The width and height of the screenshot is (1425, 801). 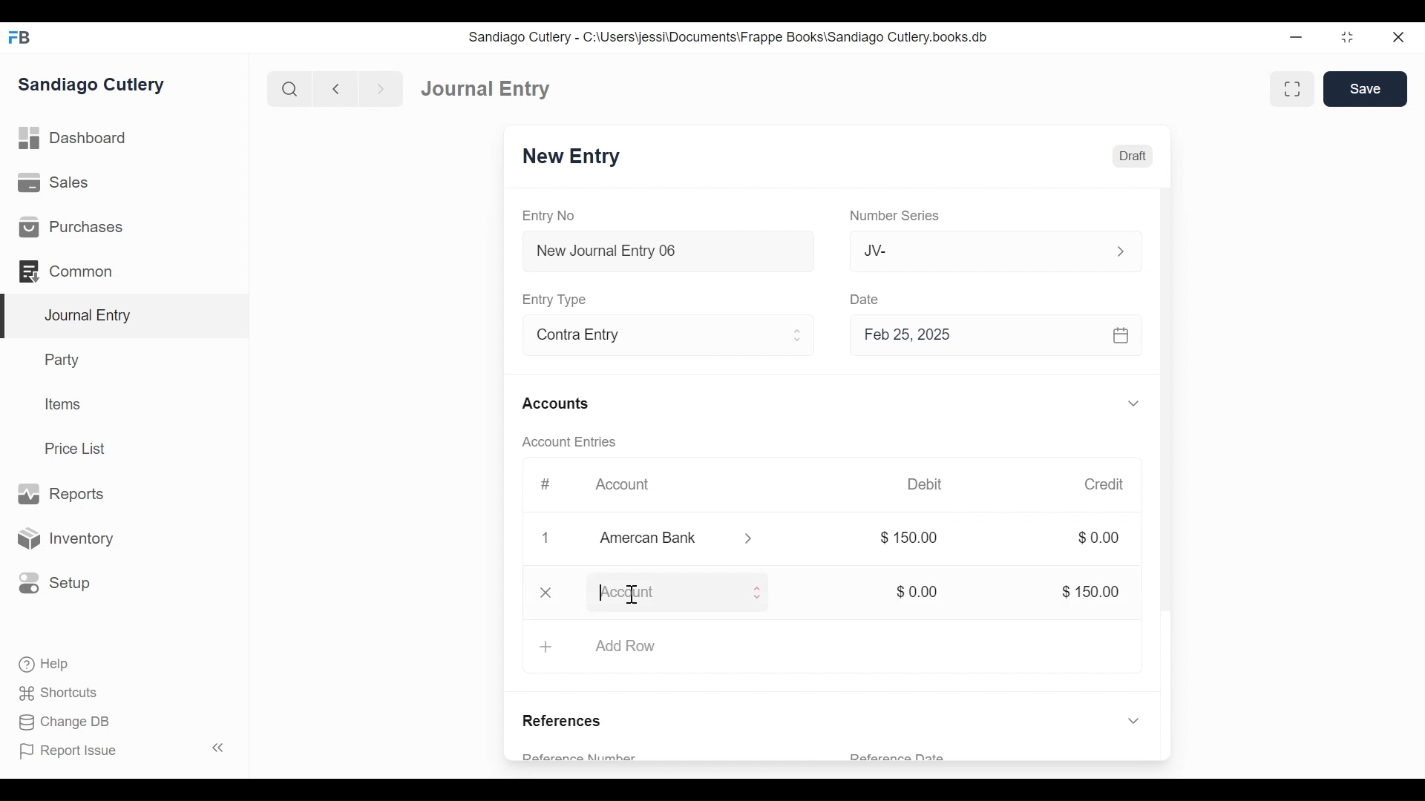 I want to click on Sandiago Cutlery, so click(x=94, y=85).